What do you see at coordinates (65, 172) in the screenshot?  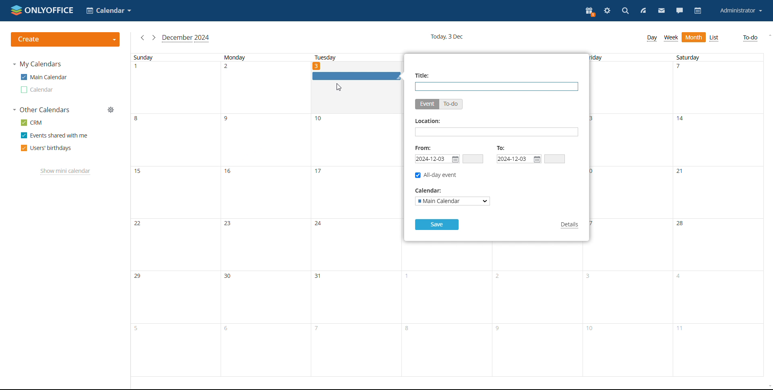 I see `show mini calendar` at bounding box center [65, 172].